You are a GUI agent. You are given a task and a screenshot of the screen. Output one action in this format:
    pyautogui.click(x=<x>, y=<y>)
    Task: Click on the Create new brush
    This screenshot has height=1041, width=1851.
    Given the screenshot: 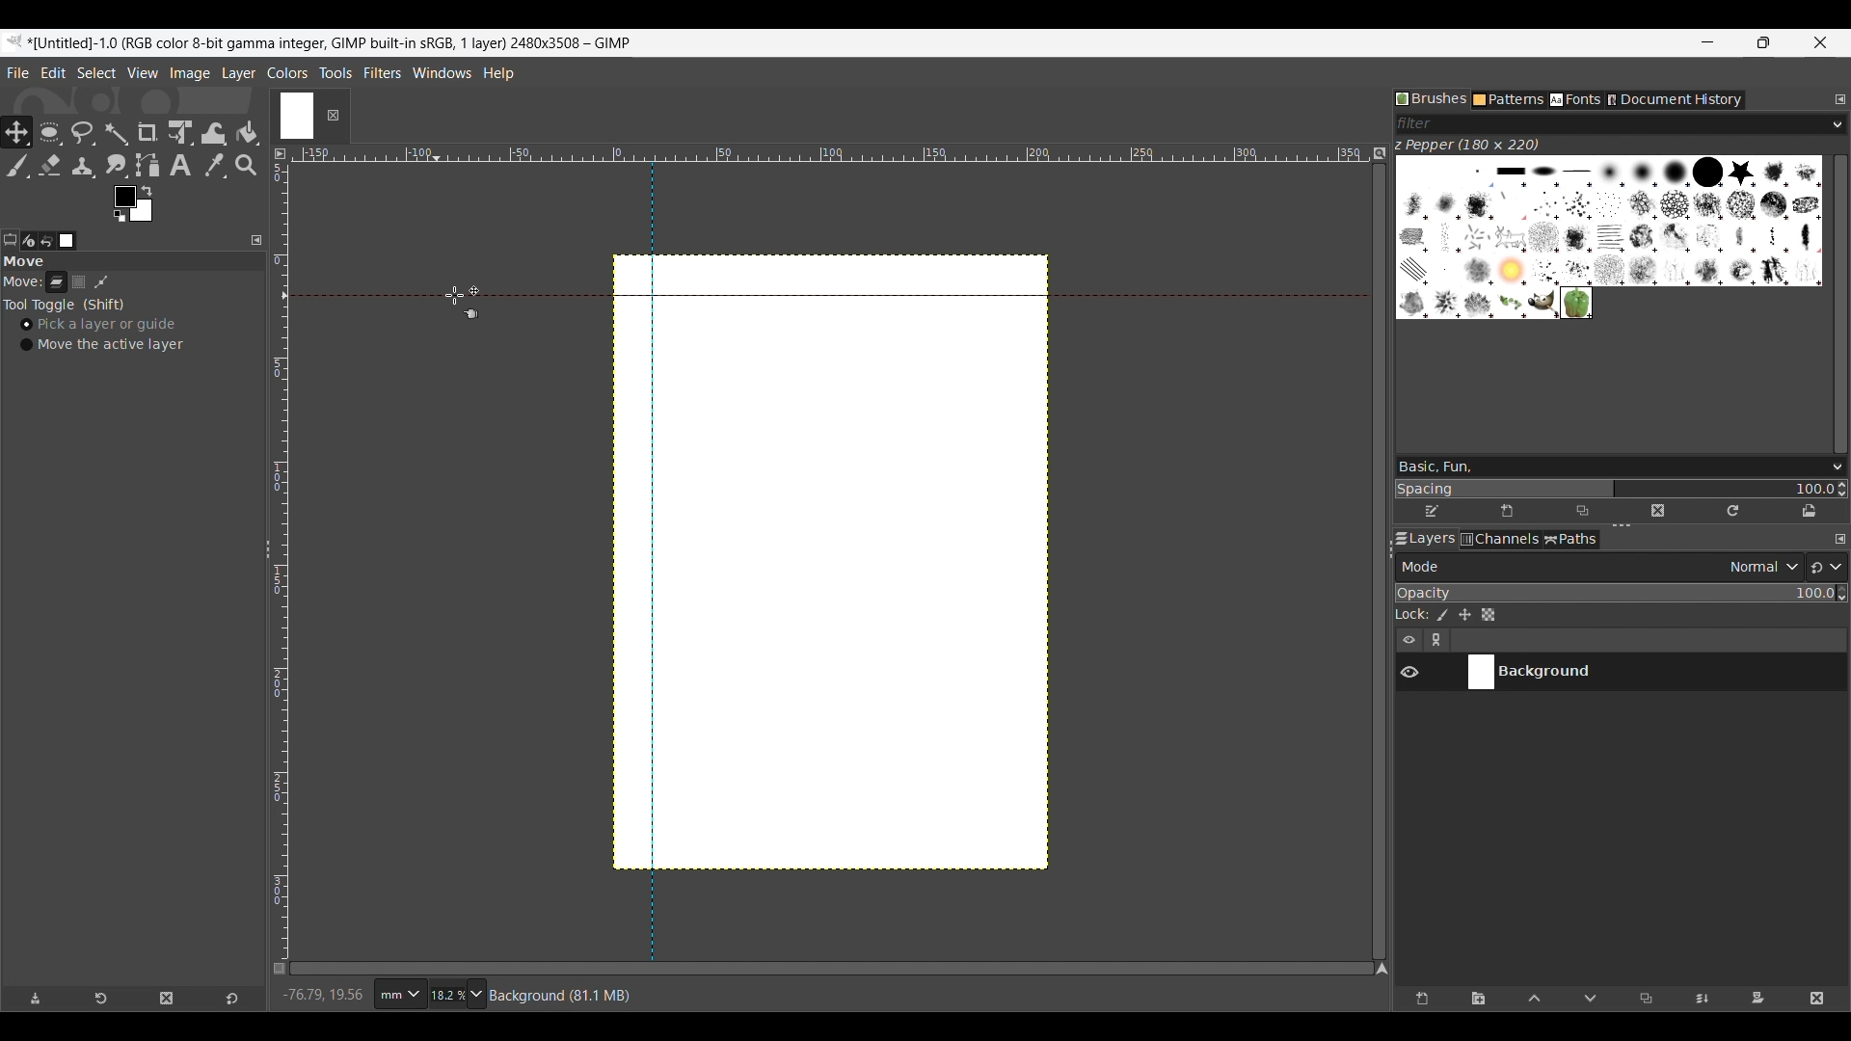 What is the action you would take?
    pyautogui.click(x=1507, y=512)
    